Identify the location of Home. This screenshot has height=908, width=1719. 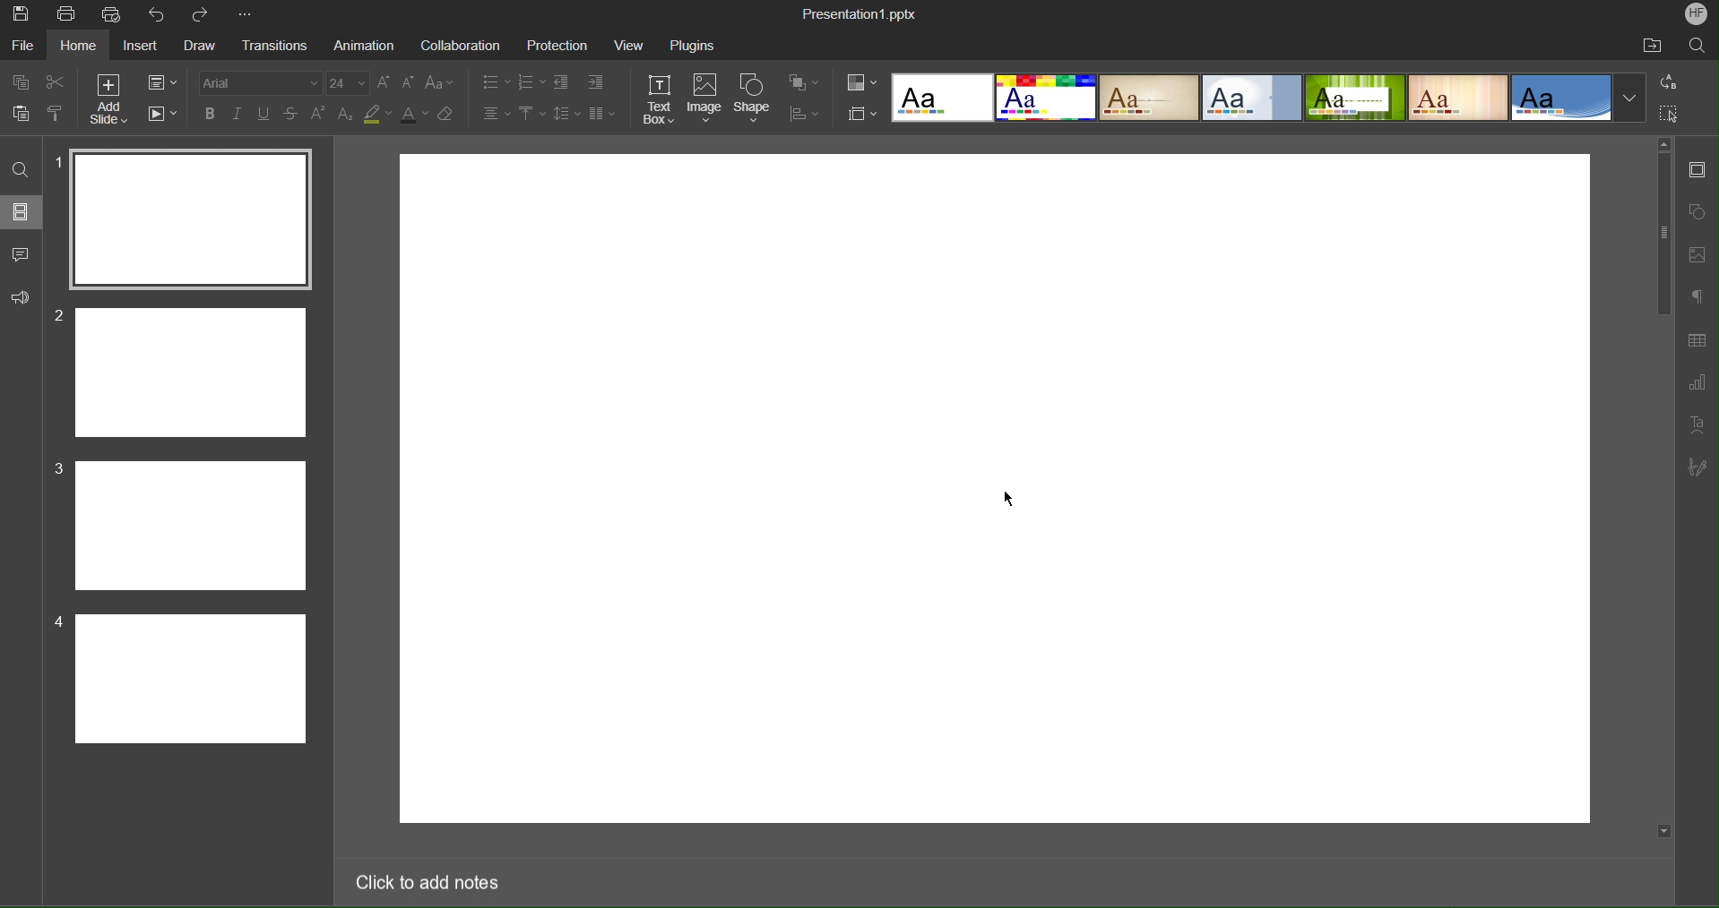
(81, 46).